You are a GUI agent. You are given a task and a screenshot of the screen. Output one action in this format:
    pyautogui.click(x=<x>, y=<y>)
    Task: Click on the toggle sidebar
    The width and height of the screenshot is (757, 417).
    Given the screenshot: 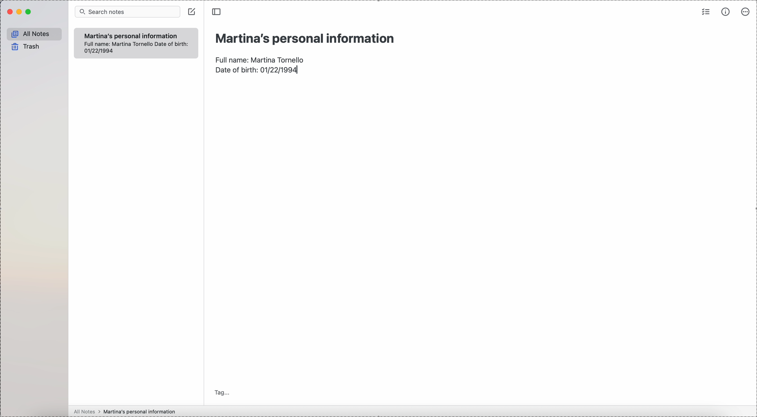 What is the action you would take?
    pyautogui.click(x=216, y=12)
    